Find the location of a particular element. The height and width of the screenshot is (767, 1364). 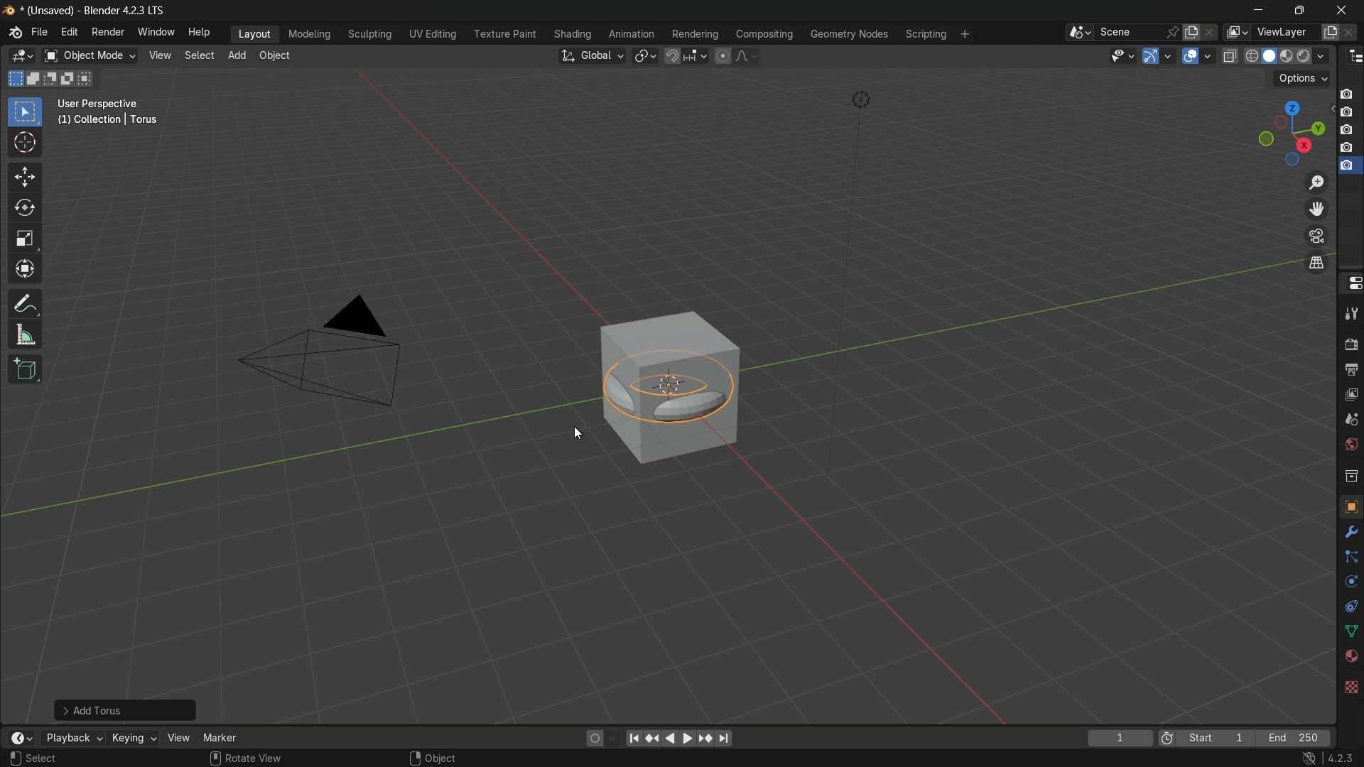

light is located at coordinates (860, 100).